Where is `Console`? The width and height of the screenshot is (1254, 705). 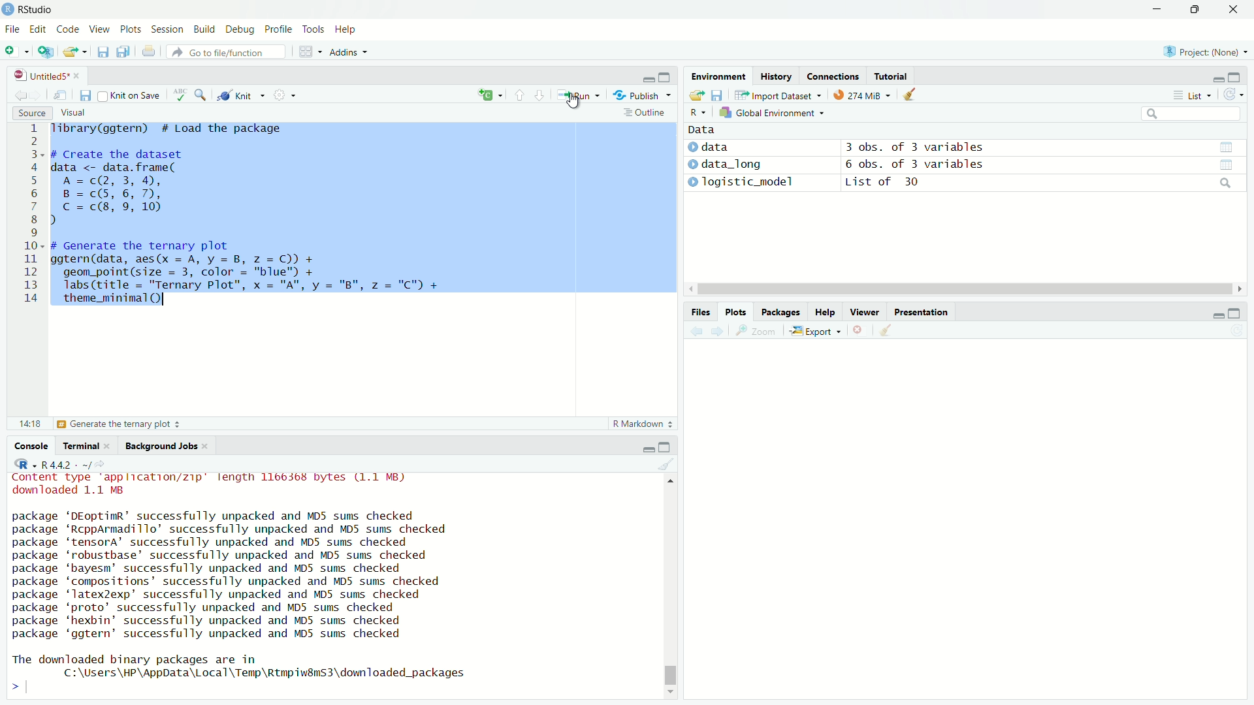
Console is located at coordinates (35, 446).